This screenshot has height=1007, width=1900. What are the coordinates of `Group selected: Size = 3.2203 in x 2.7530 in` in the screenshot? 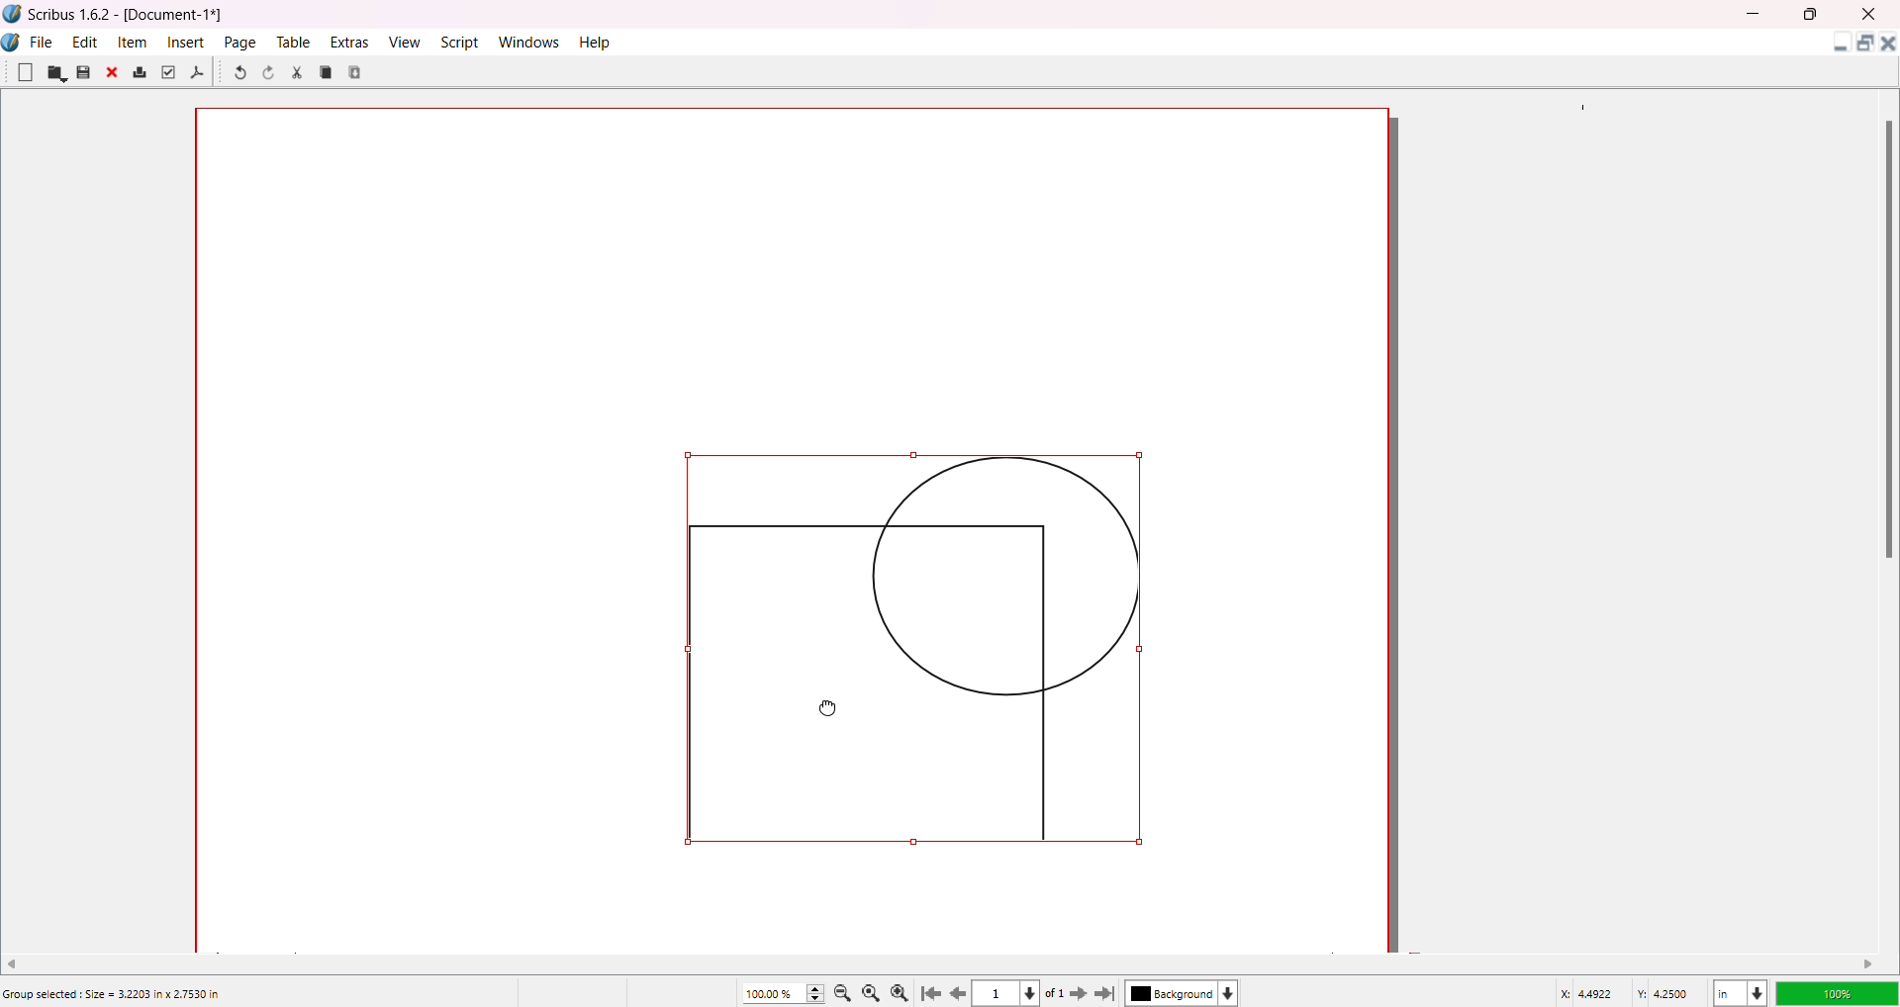 It's located at (115, 994).